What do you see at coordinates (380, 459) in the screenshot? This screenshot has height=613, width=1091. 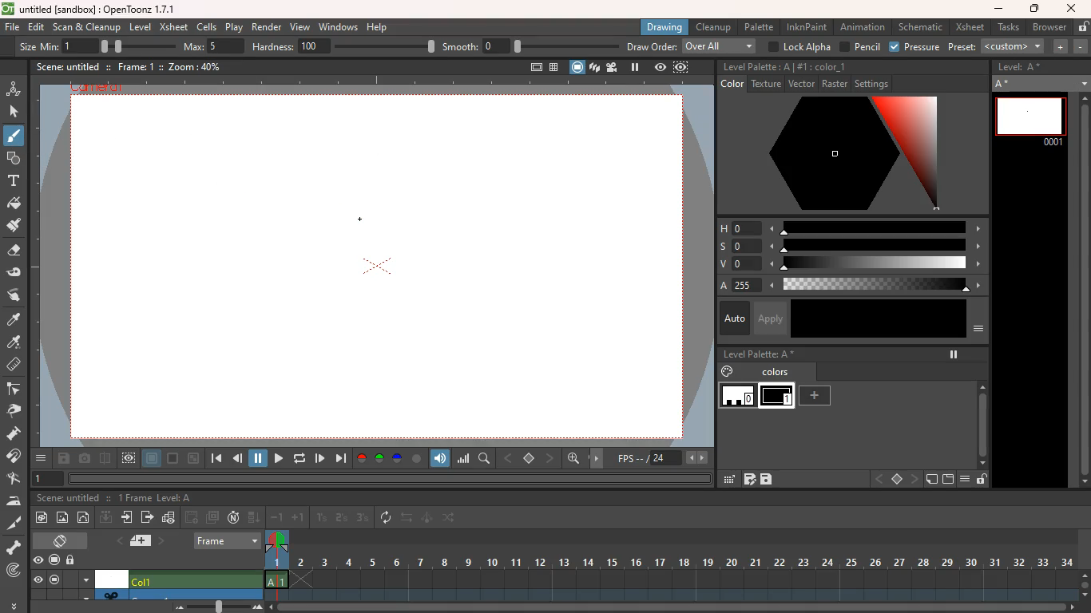 I see `green` at bounding box center [380, 459].